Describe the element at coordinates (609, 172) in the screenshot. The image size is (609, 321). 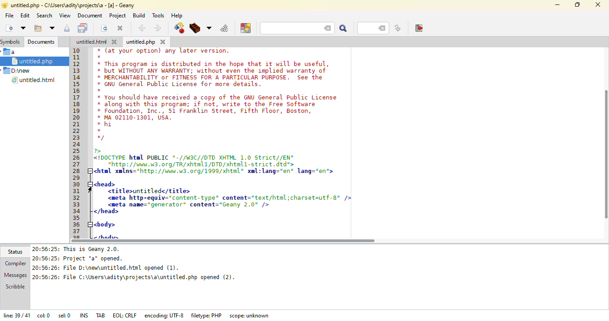
I see `vertical scroll bar` at that location.